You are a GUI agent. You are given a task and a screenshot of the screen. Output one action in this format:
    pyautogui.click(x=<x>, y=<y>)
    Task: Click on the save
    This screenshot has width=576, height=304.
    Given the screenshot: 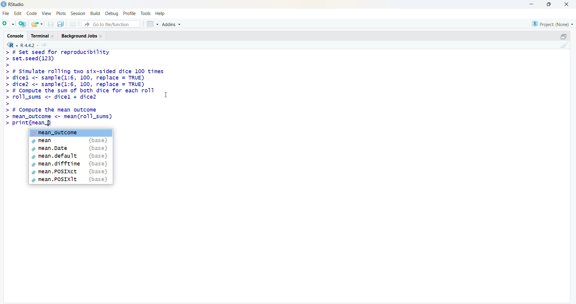 What is the action you would take?
    pyautogui.click(x=50, y=24)
    